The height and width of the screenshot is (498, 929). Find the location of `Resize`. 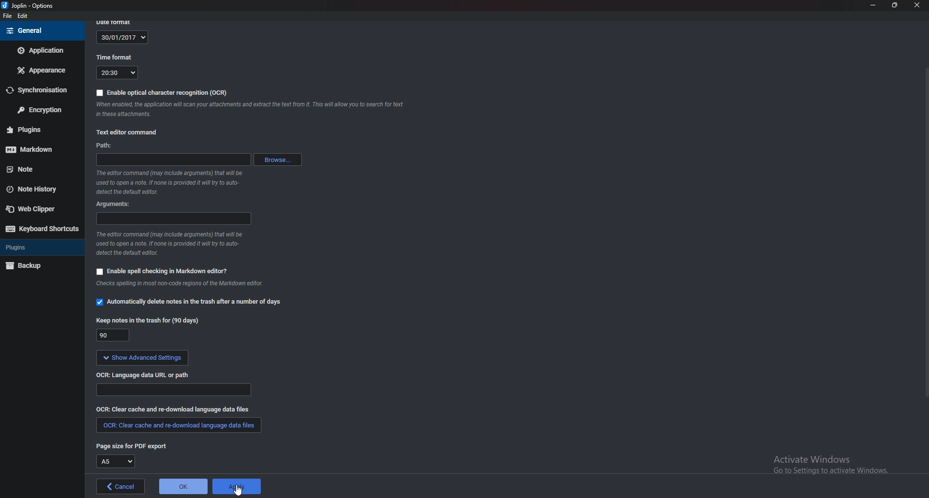

Resize is located at coordinates (895, 6).